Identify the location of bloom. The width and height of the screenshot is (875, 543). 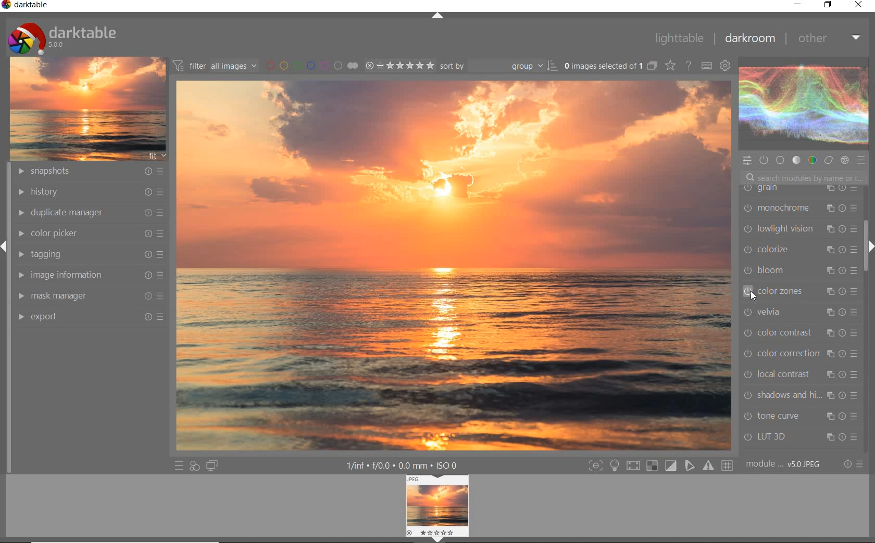
(800, 272).